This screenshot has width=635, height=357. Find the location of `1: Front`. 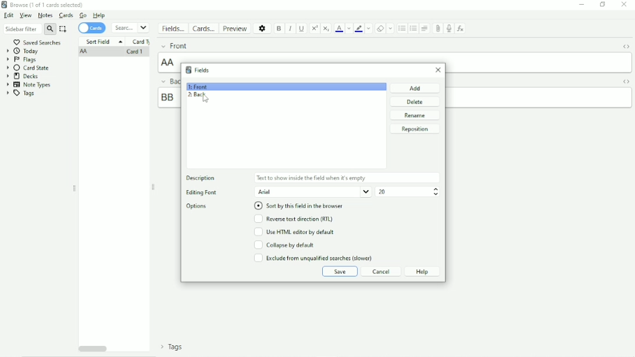

1: Front is located at coordinates (198, 87).